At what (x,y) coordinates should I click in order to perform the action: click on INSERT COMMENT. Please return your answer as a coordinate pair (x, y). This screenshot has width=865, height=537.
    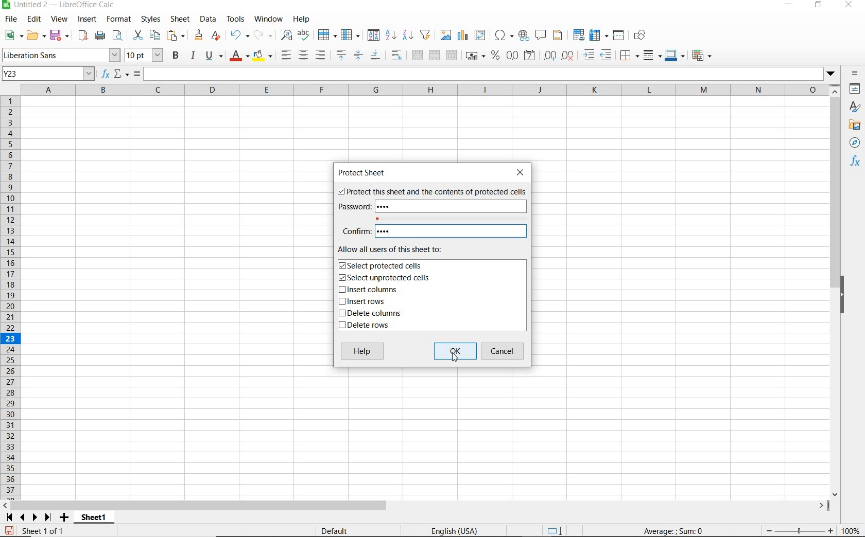
    Looking at the image, I should click on (541, 34).